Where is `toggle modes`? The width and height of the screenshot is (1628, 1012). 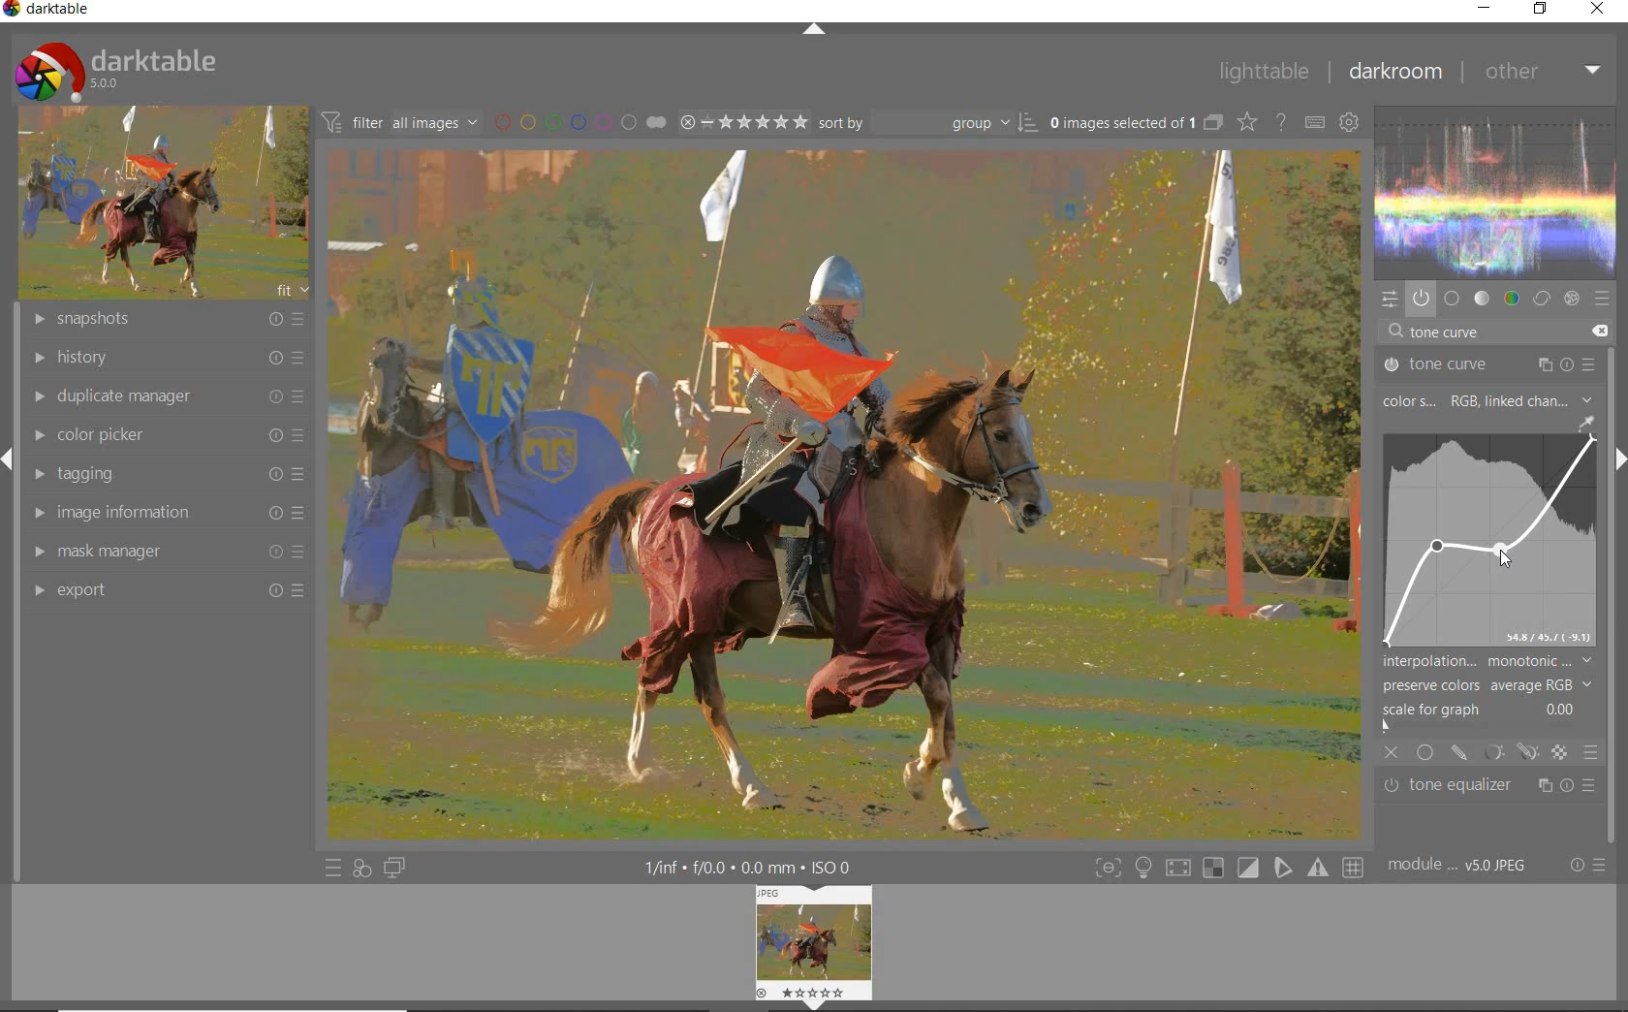 toggle modes is located at coordinates (1225, 868).